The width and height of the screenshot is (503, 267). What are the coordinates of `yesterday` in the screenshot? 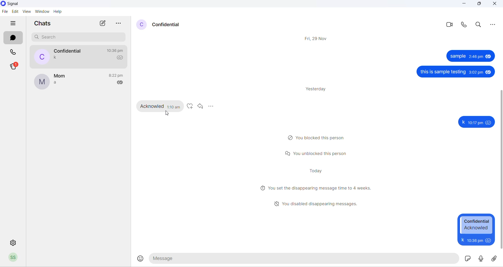 It's located at (318, 90).